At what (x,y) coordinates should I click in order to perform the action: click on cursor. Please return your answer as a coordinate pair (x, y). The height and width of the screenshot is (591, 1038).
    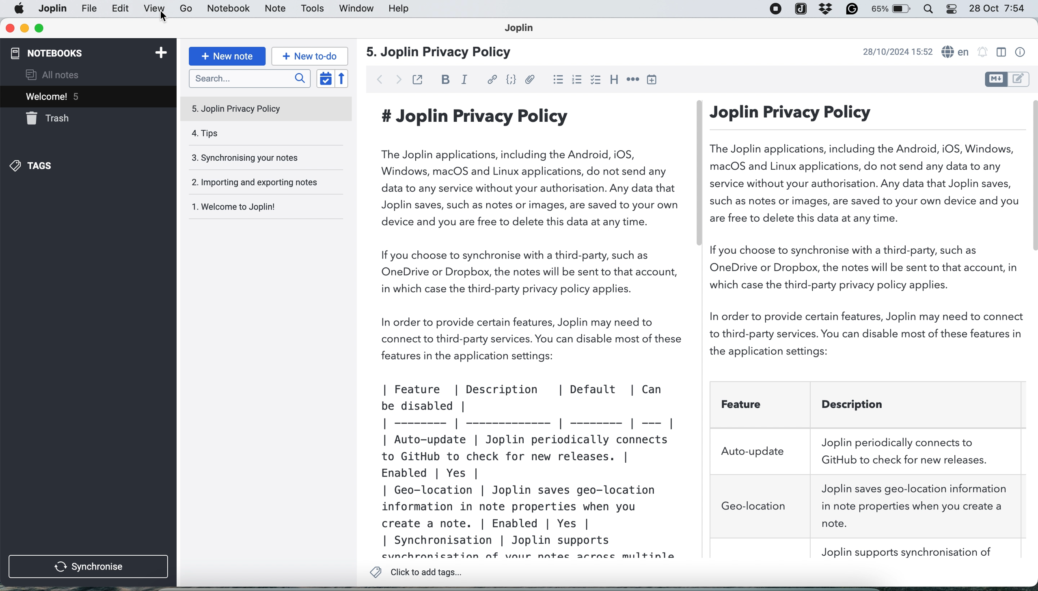
    Looking at the image, I should click on (163, 19).